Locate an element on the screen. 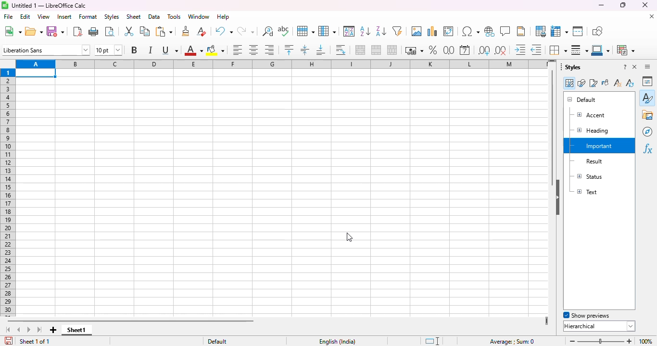  styles is located at coordinates (111, 17).